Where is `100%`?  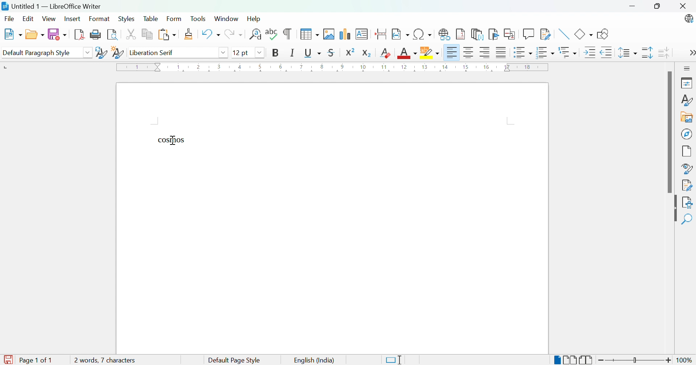
100% is located at coordinates (686, 361).